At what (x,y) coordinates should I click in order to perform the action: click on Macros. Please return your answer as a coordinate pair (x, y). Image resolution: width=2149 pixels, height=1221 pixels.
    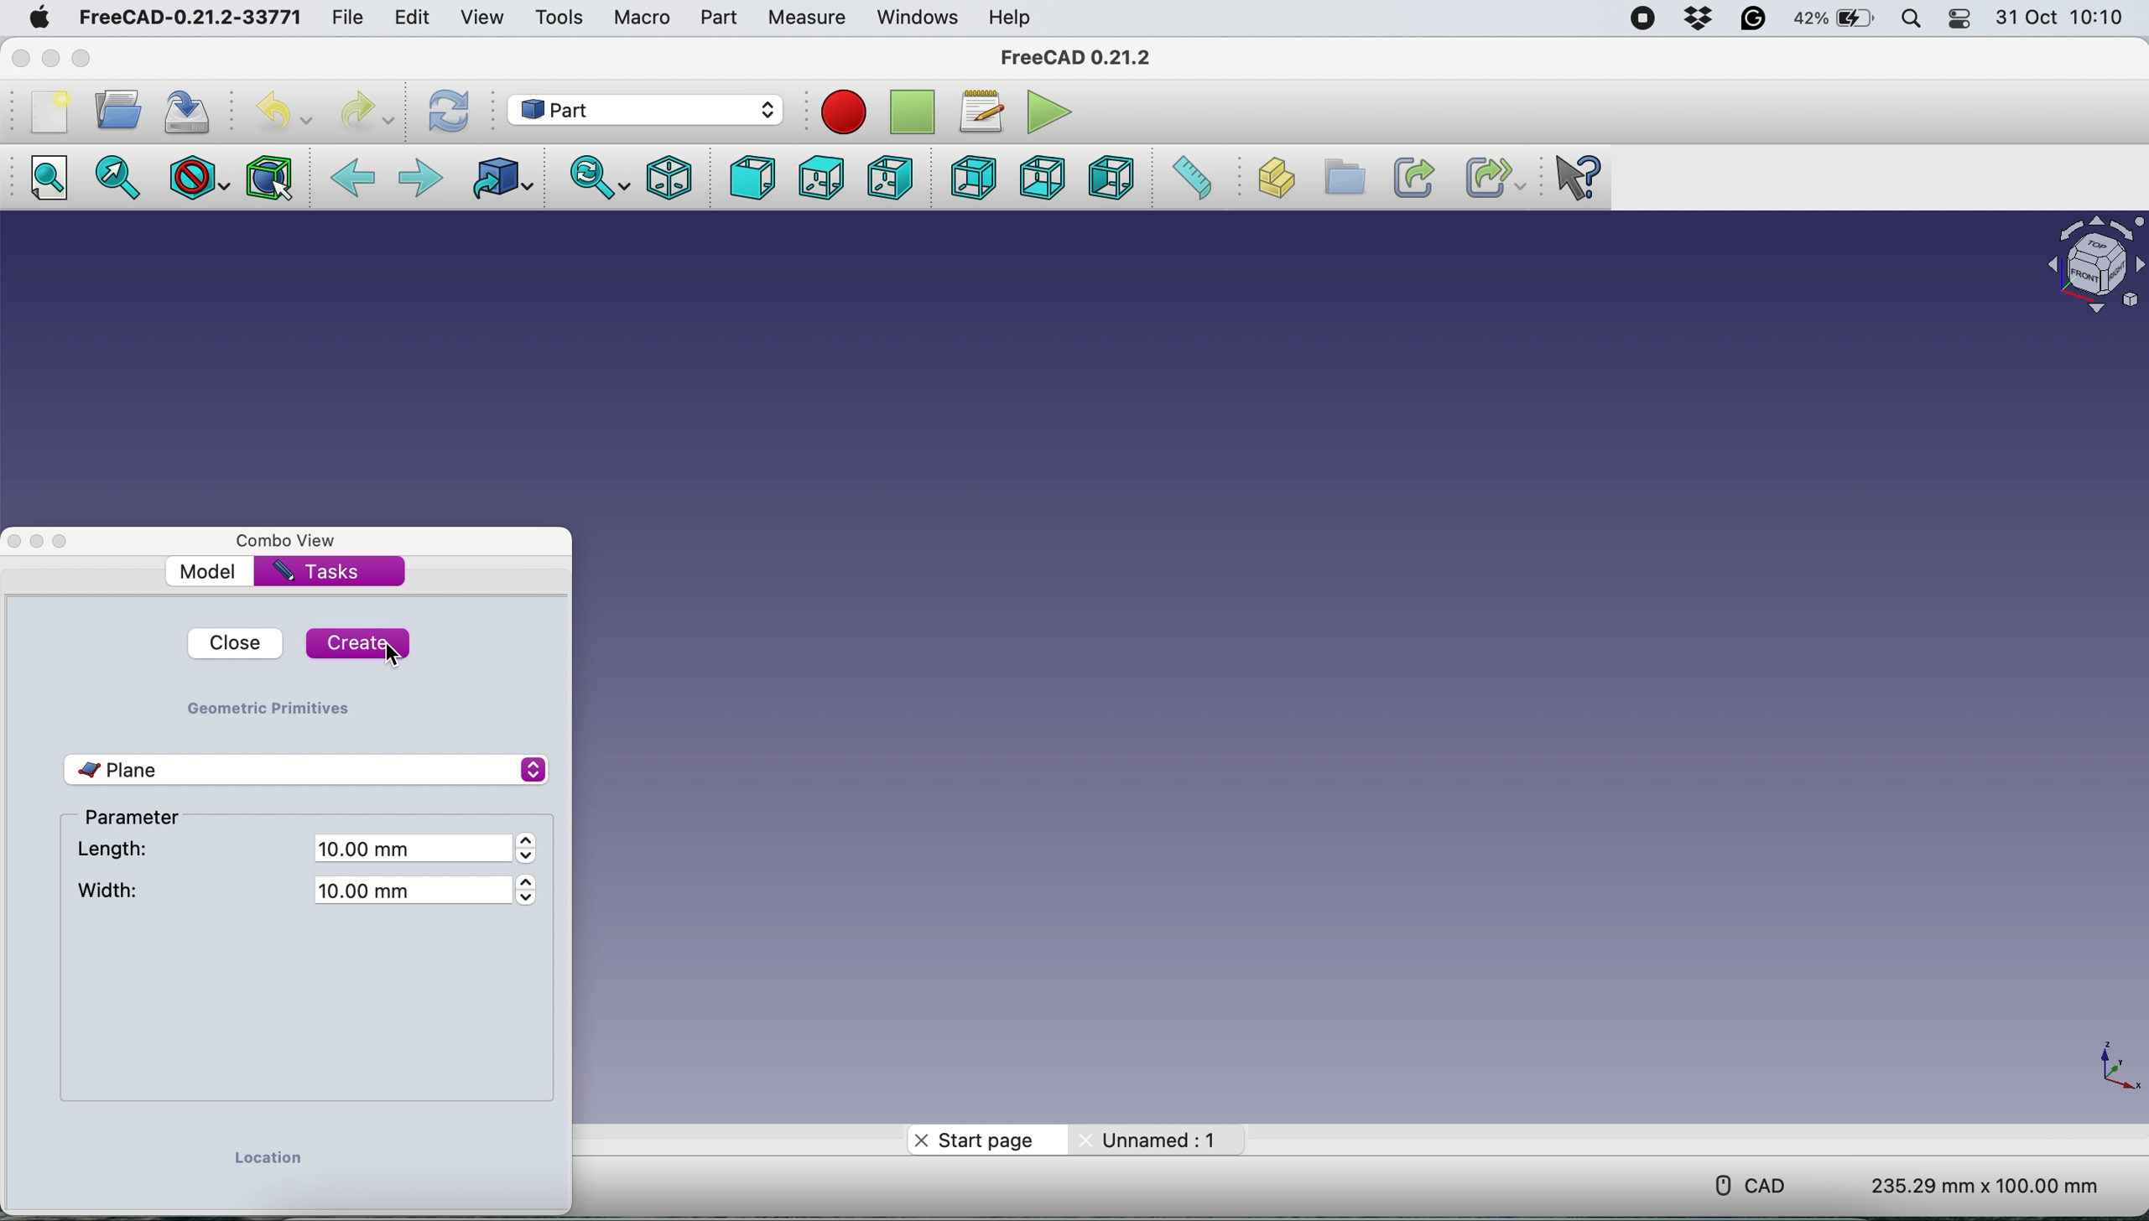
    Looking at the image, I should click on (980, 110).